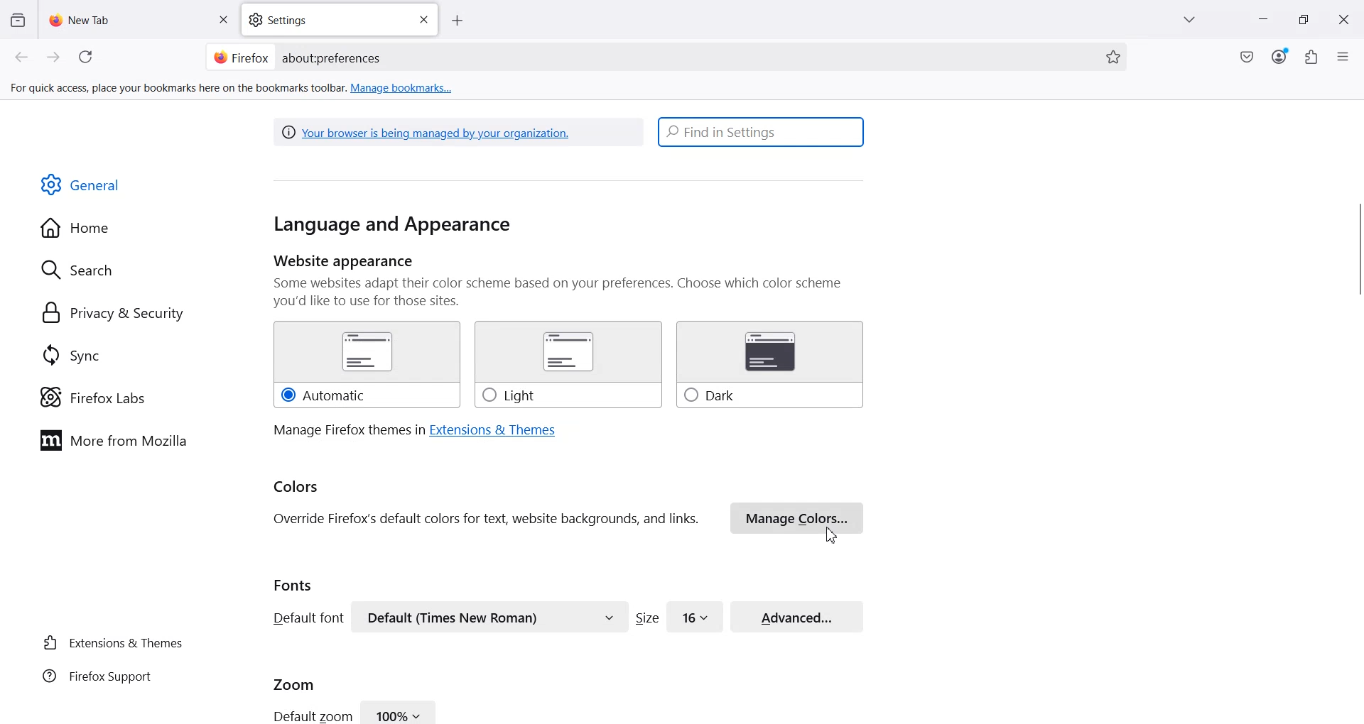 This screenshot has width=1364, height=724. What do you see at coordinates (762, 131) in the screenshot?
I see `Search Bar` at bounding box center [762, 131].